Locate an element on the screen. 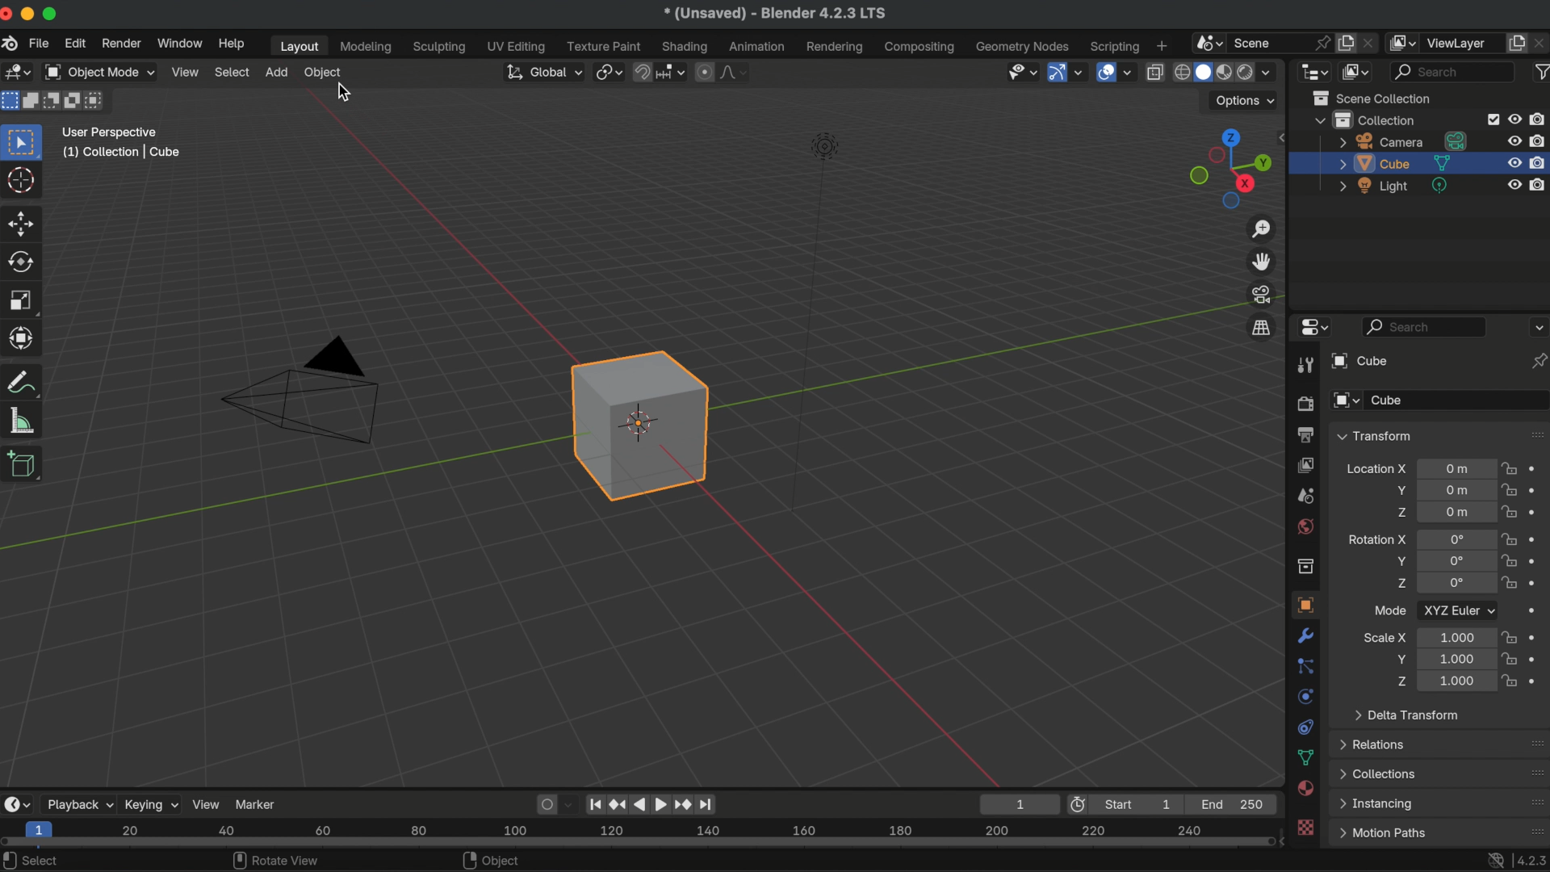 The width and height of the screenshot is (1550, 872). drag handles is located at coordinates (1535, 802).